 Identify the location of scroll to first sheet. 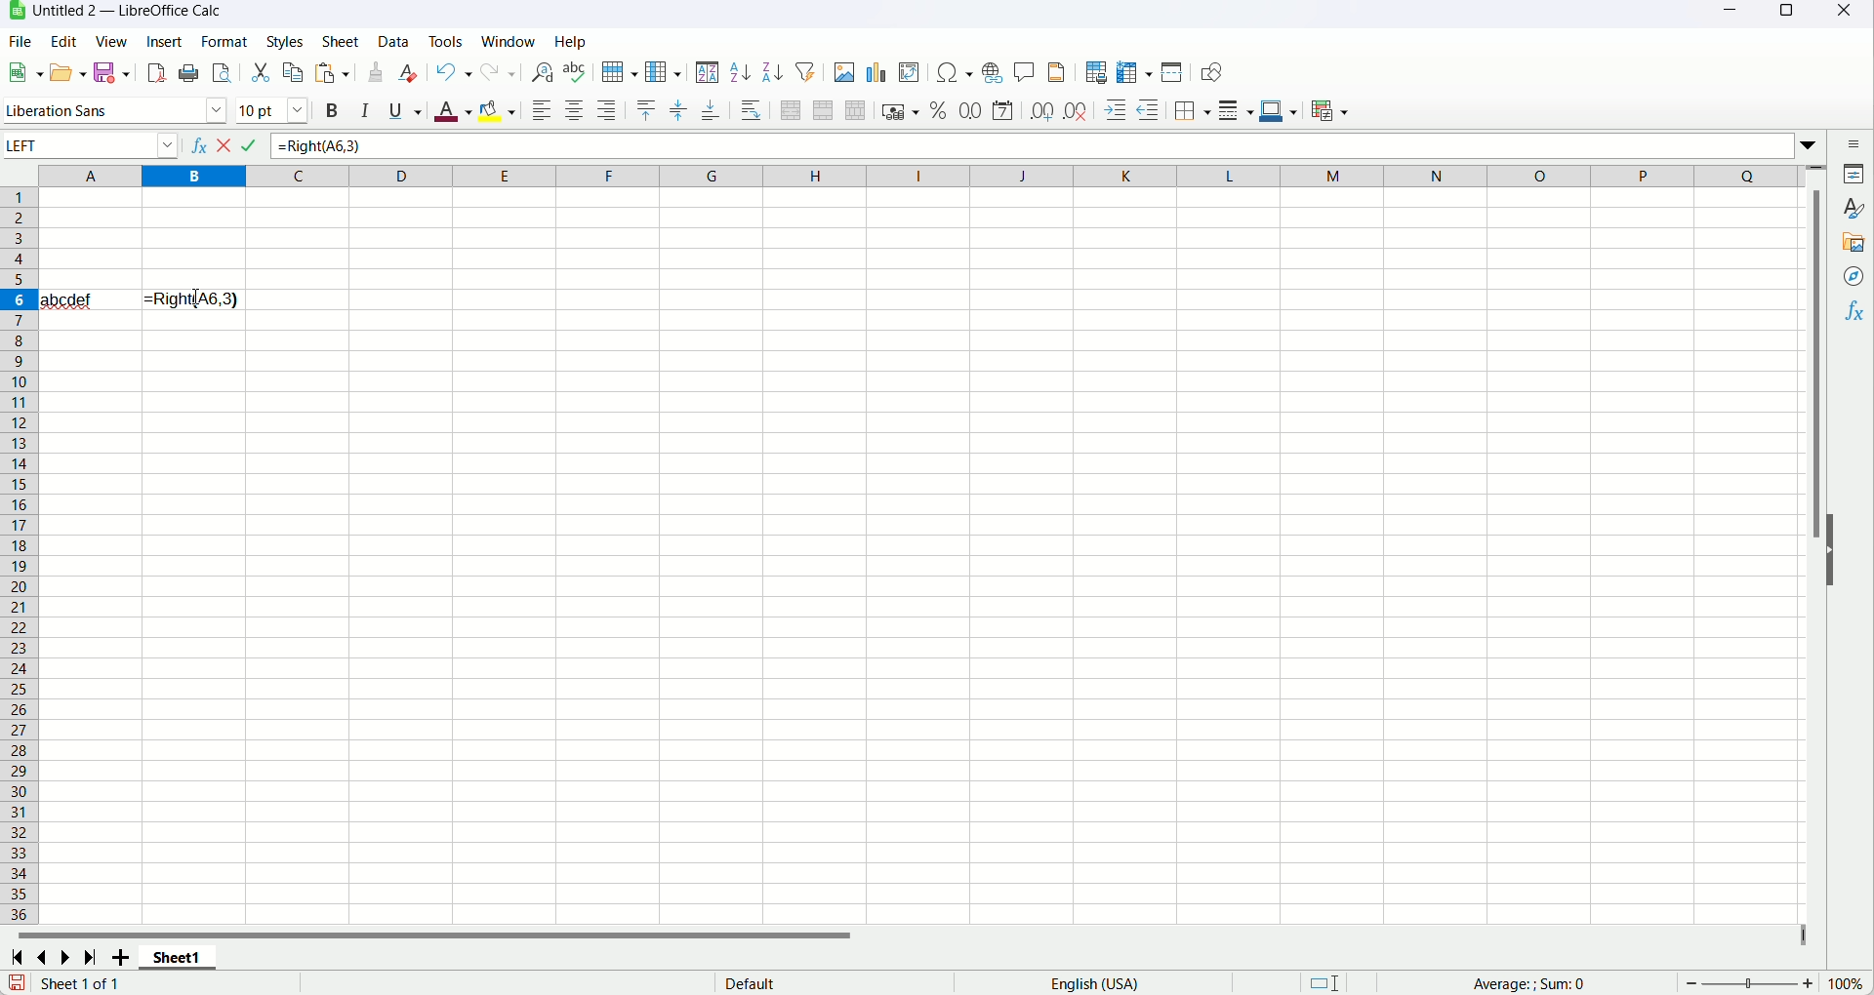
(21, 955).